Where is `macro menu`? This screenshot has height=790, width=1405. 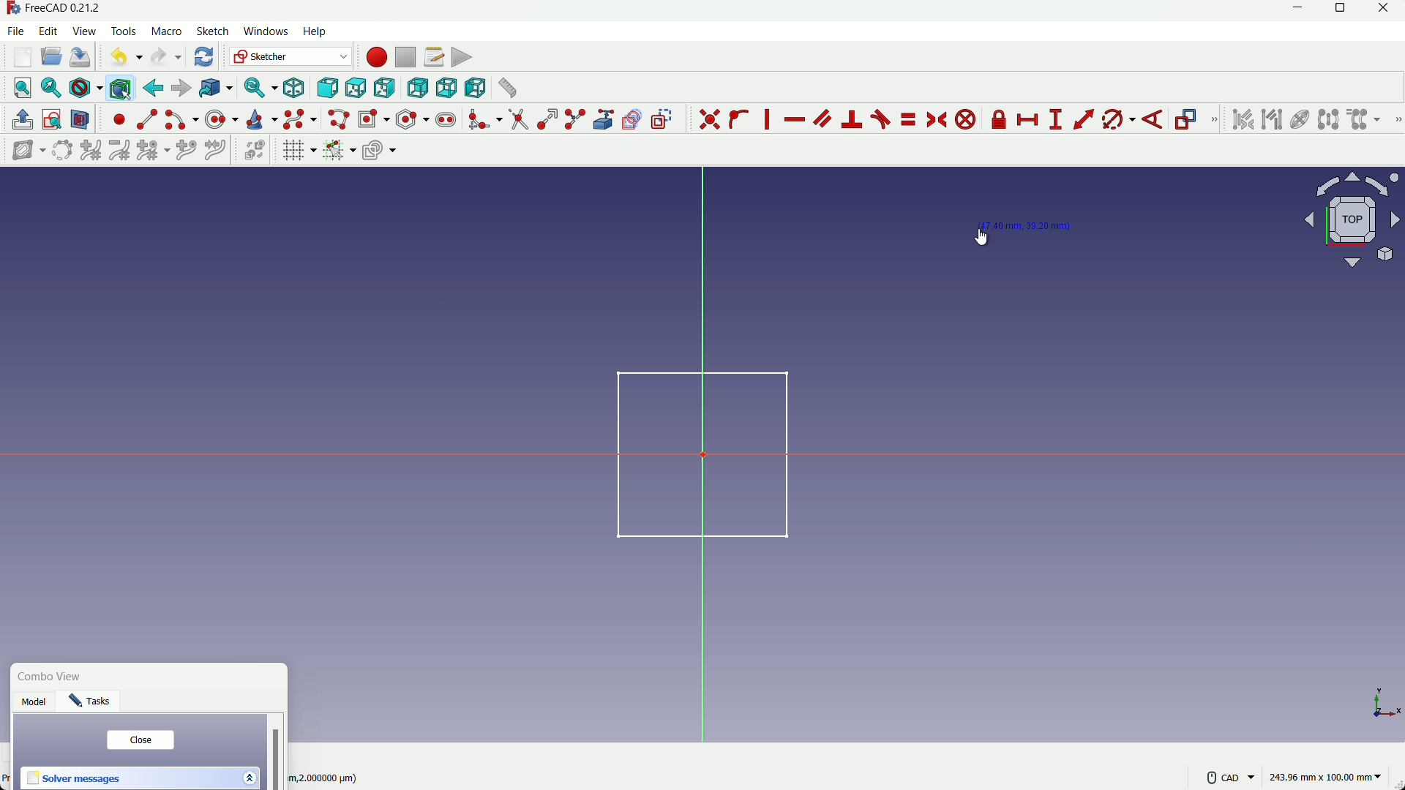 macro menu is located at coordinates (164, 31).